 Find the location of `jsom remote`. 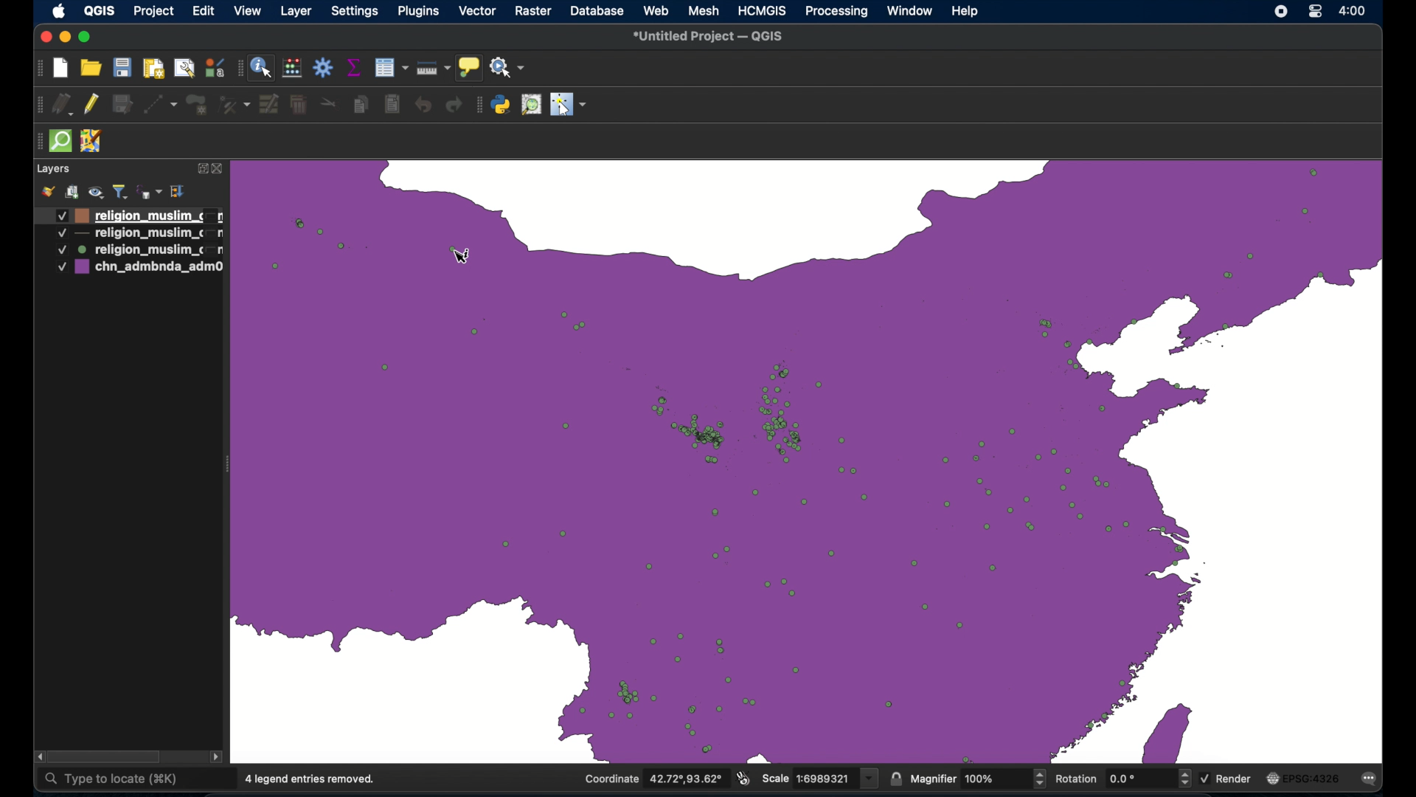

jsom remote is located at coordinates (94, 142).